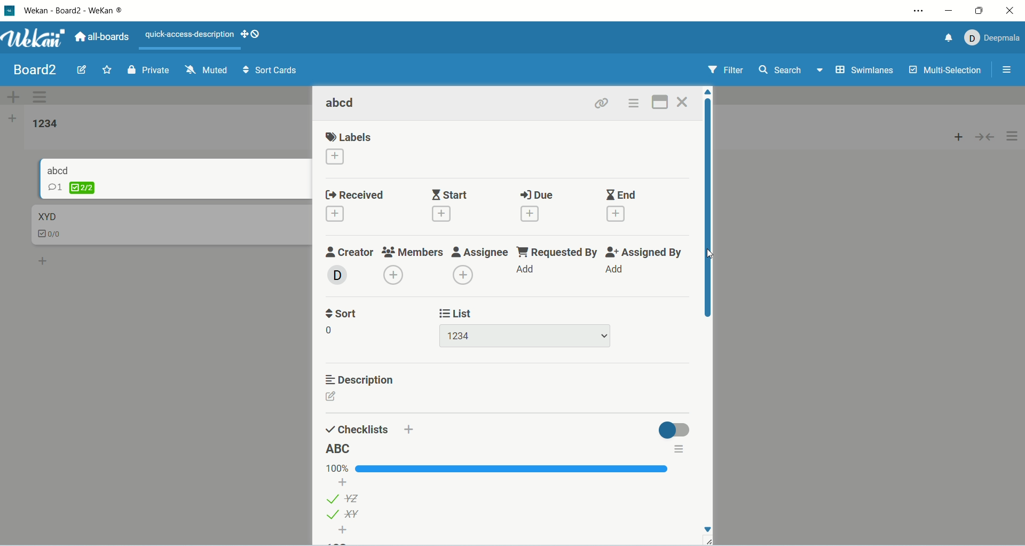 The image size is (1025, 546). I want to click on collapse, so click(987, 138).